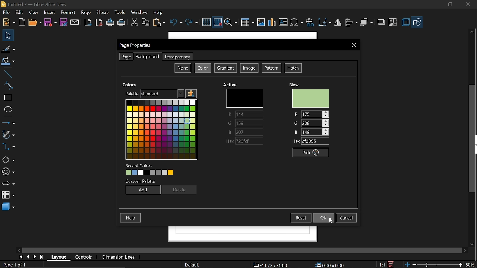 The image size is (477, 268). Describe the element at coordinates (117, 256) in the screenshot. I see `Dimension lines` at that location.